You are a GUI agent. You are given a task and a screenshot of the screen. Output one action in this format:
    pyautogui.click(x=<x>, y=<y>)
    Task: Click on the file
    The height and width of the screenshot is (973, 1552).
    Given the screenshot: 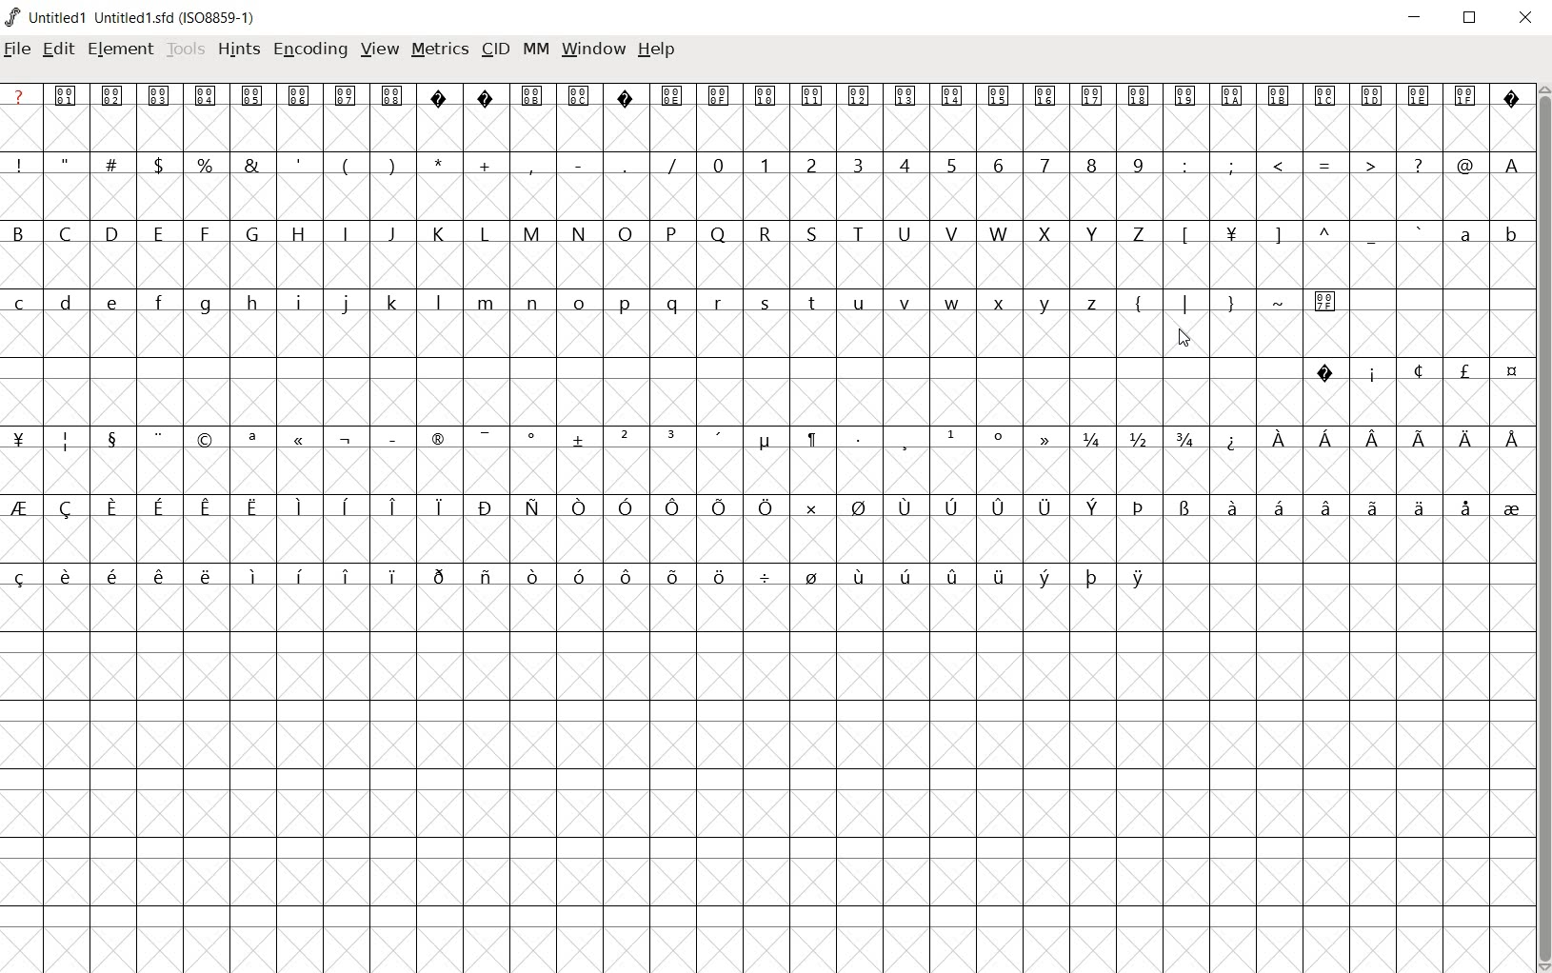 What is the action you would take?
    pyautogui.click(x=16, y=50)
    